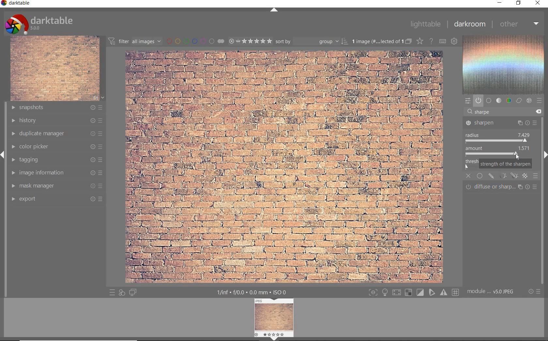 The image size is (548, 341). What do you see at coordinates (534, 292) in the screenshot?
I see `reset or preset preference` at bounding box center [534, 292].